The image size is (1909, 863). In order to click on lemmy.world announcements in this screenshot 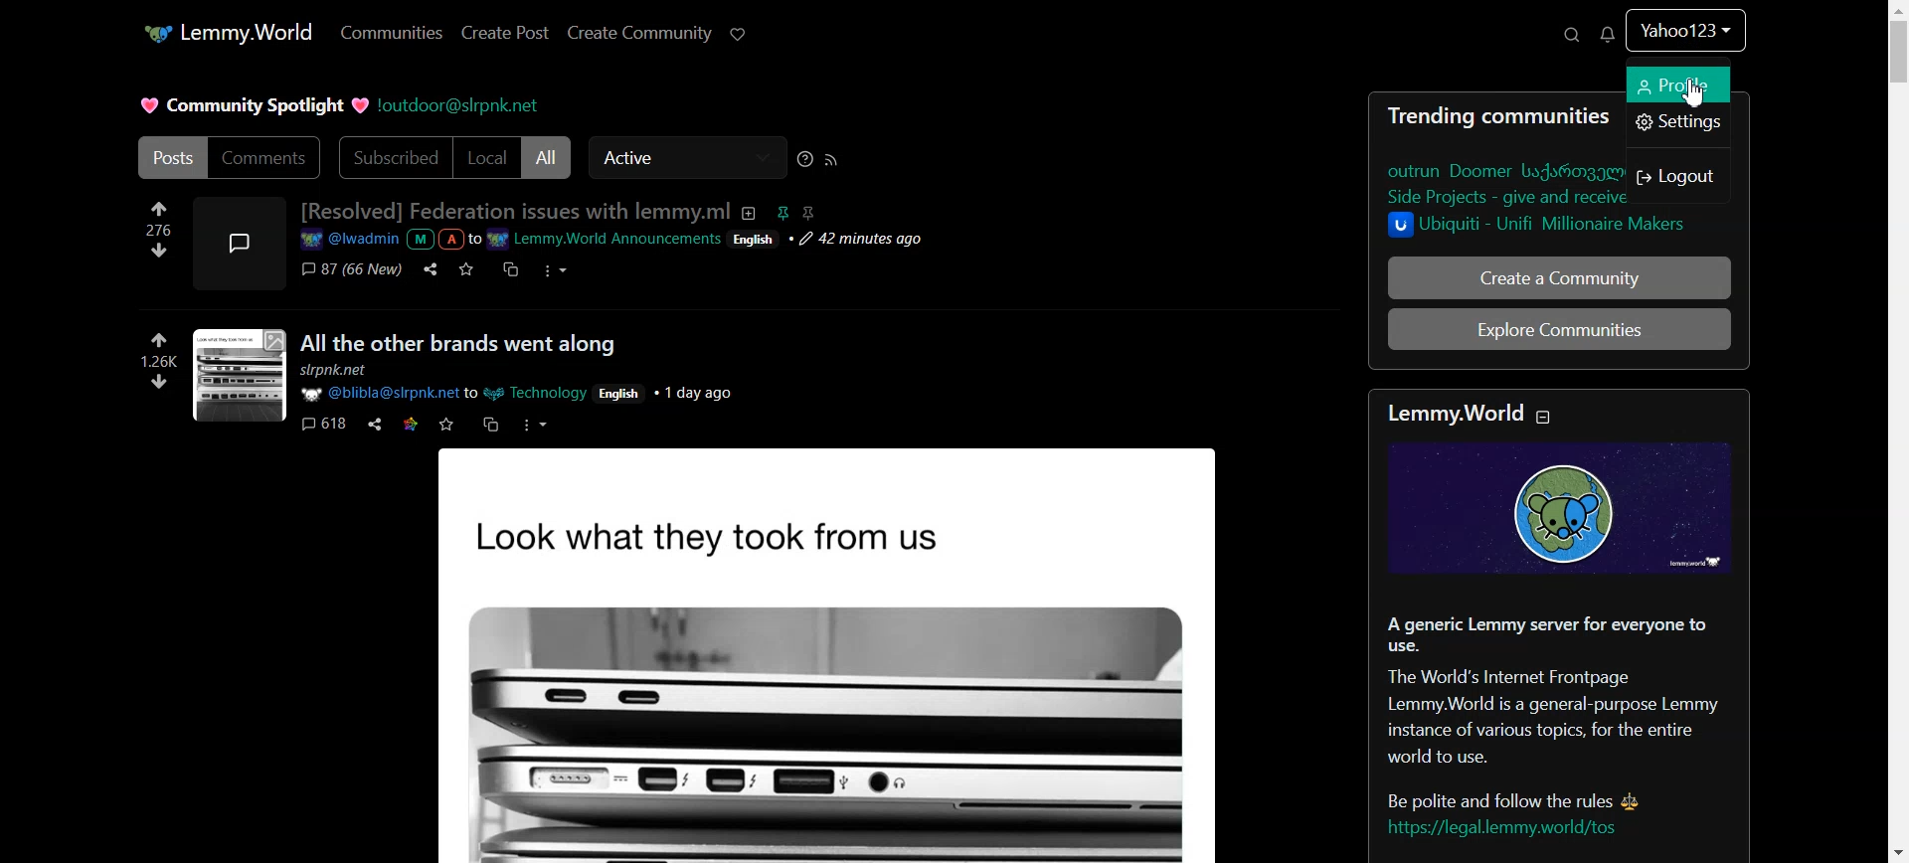, I will do `click(605, 240)`.